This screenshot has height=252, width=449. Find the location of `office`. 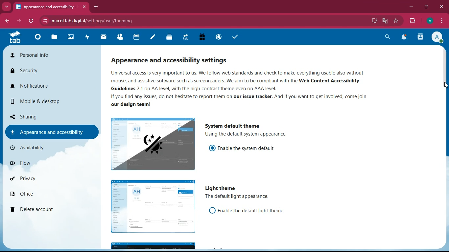

office is located at coordinates (50, 195).